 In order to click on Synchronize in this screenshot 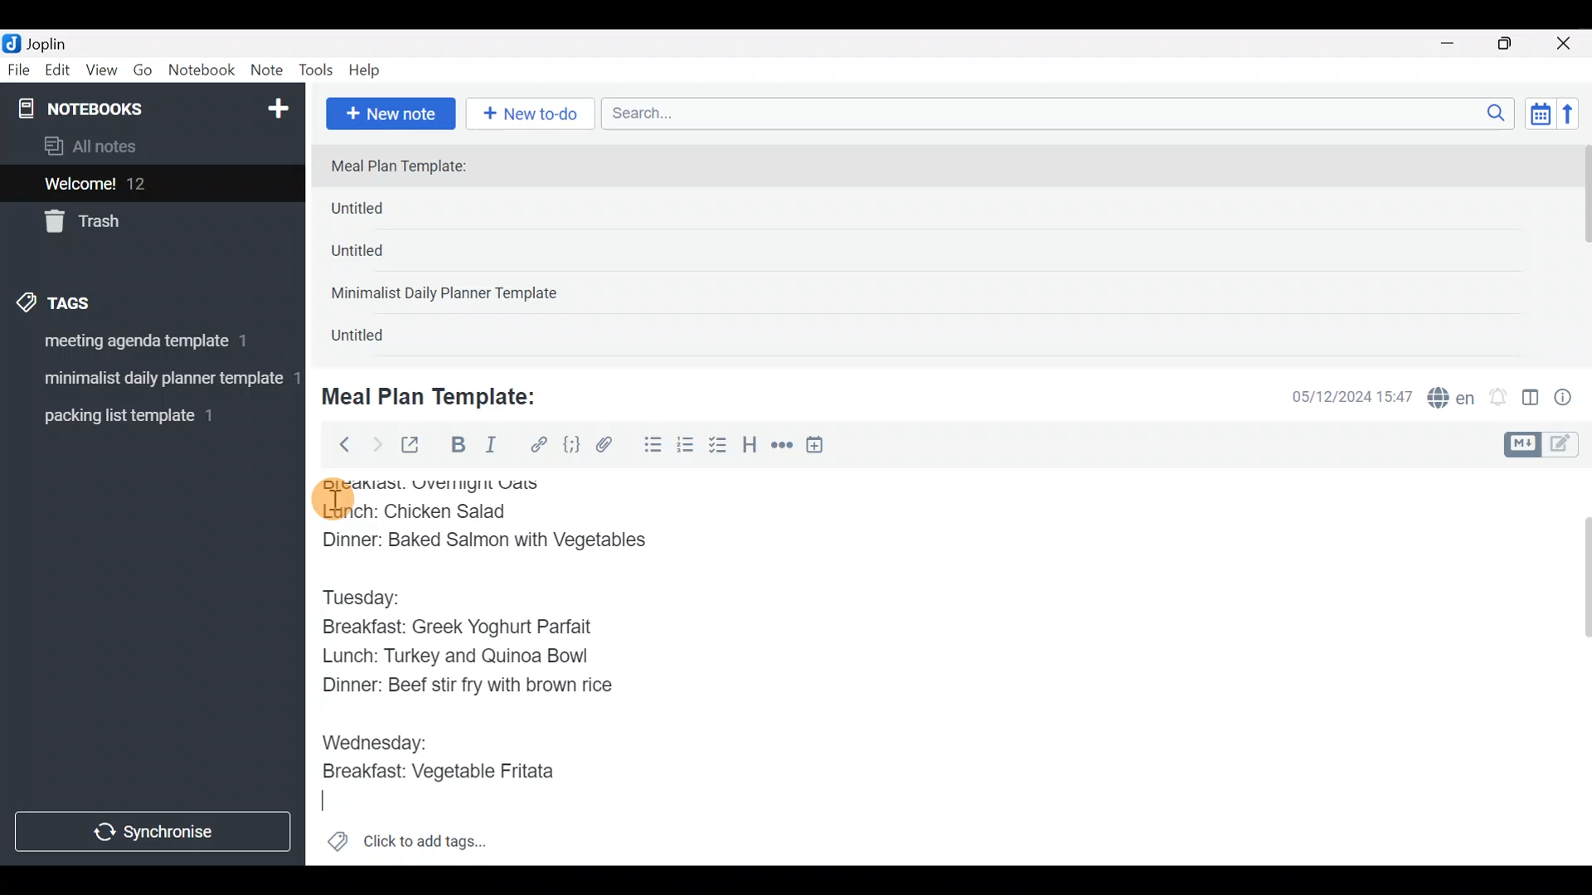, I will do `click(155, 831)`.